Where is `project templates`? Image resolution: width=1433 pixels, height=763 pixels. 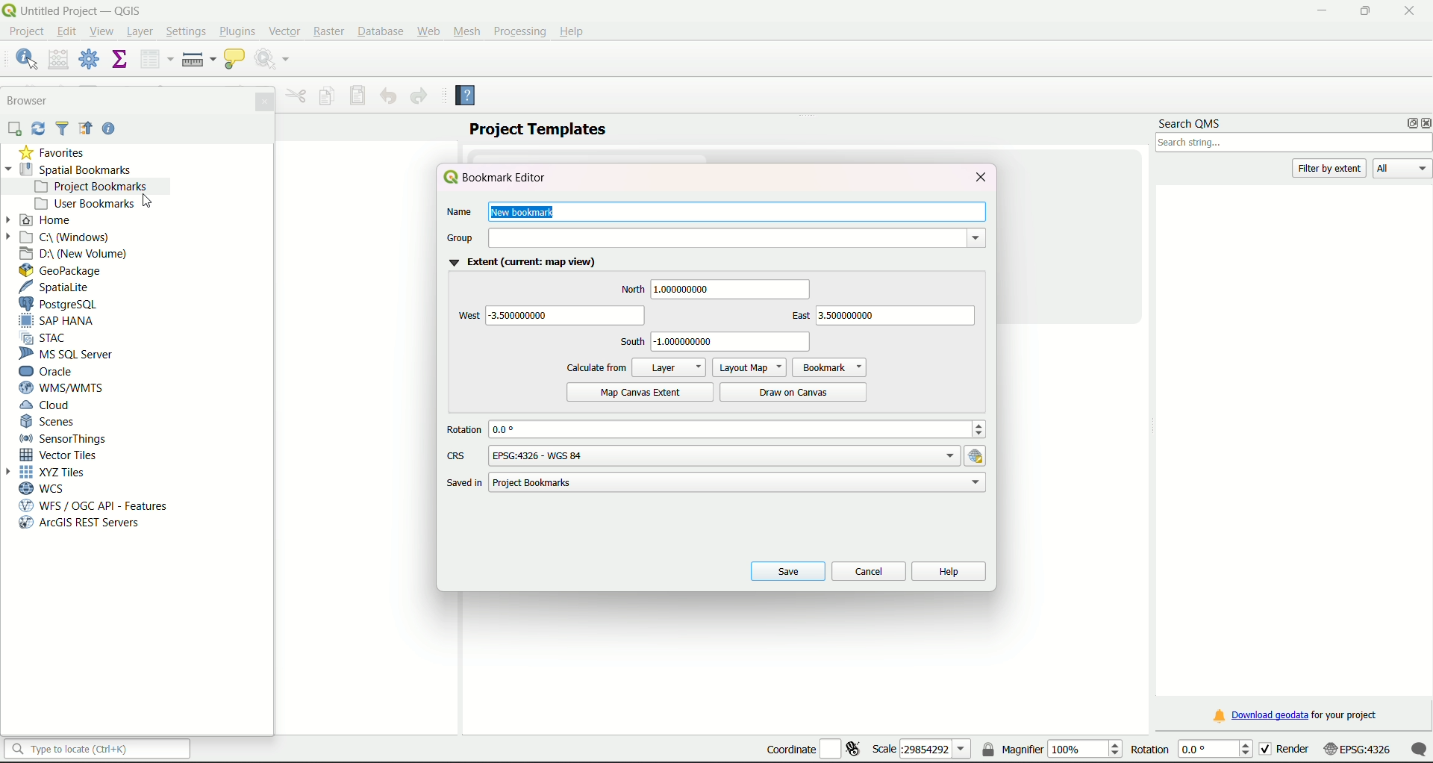 project templates is located at coordinates (538, 129).